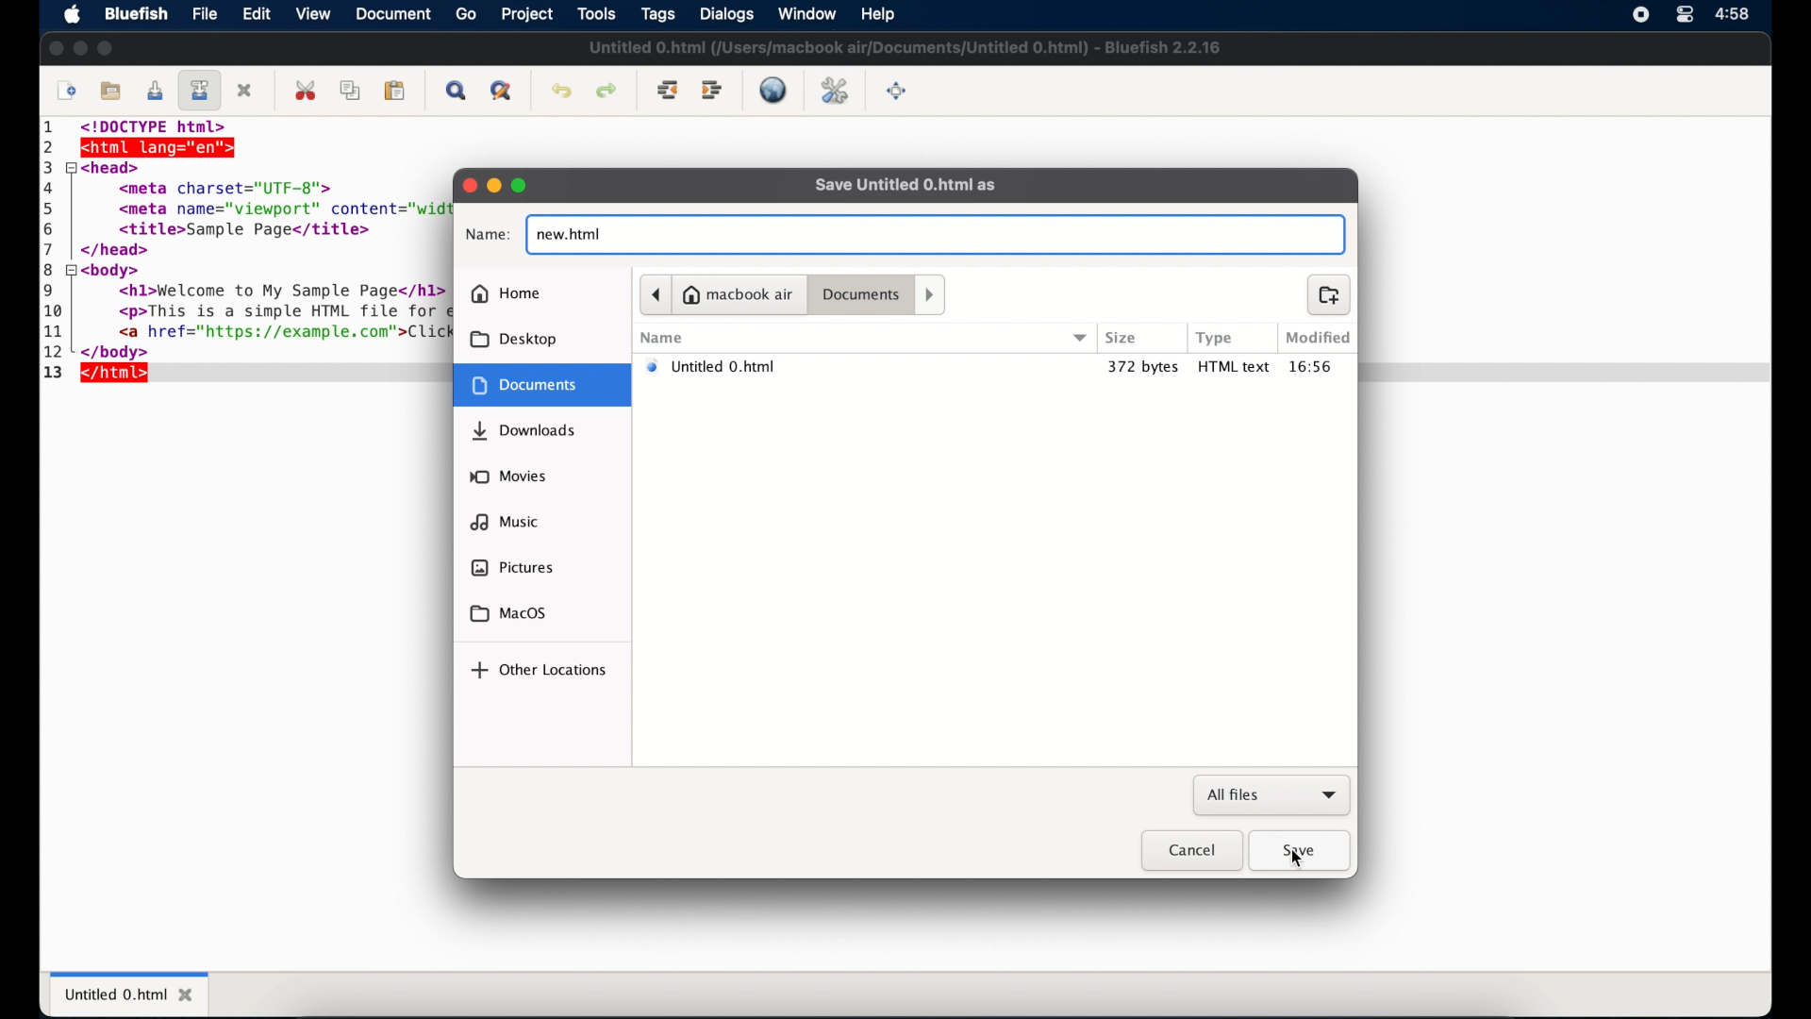 The image size is (1811, 1019). Describe the element at coordinates (395, 15) in the screenshot. I see `document` at that location.